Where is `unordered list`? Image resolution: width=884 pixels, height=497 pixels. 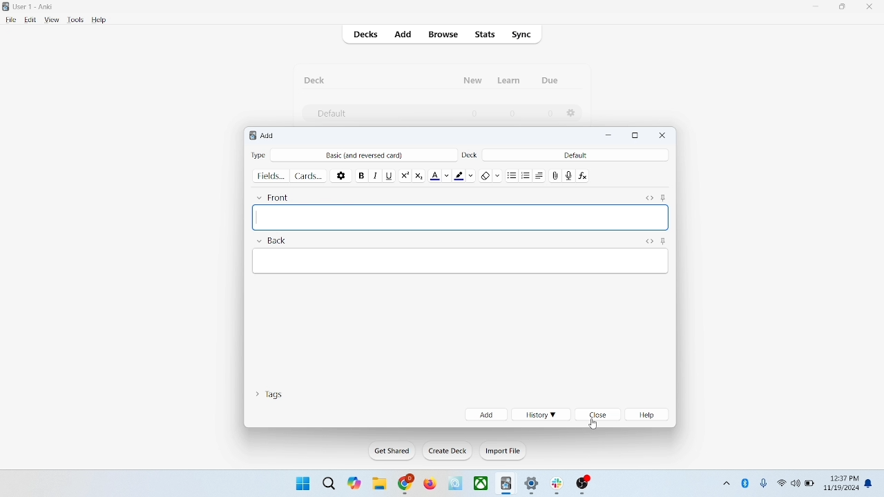 unordered list is located at coordinates (512, 175).